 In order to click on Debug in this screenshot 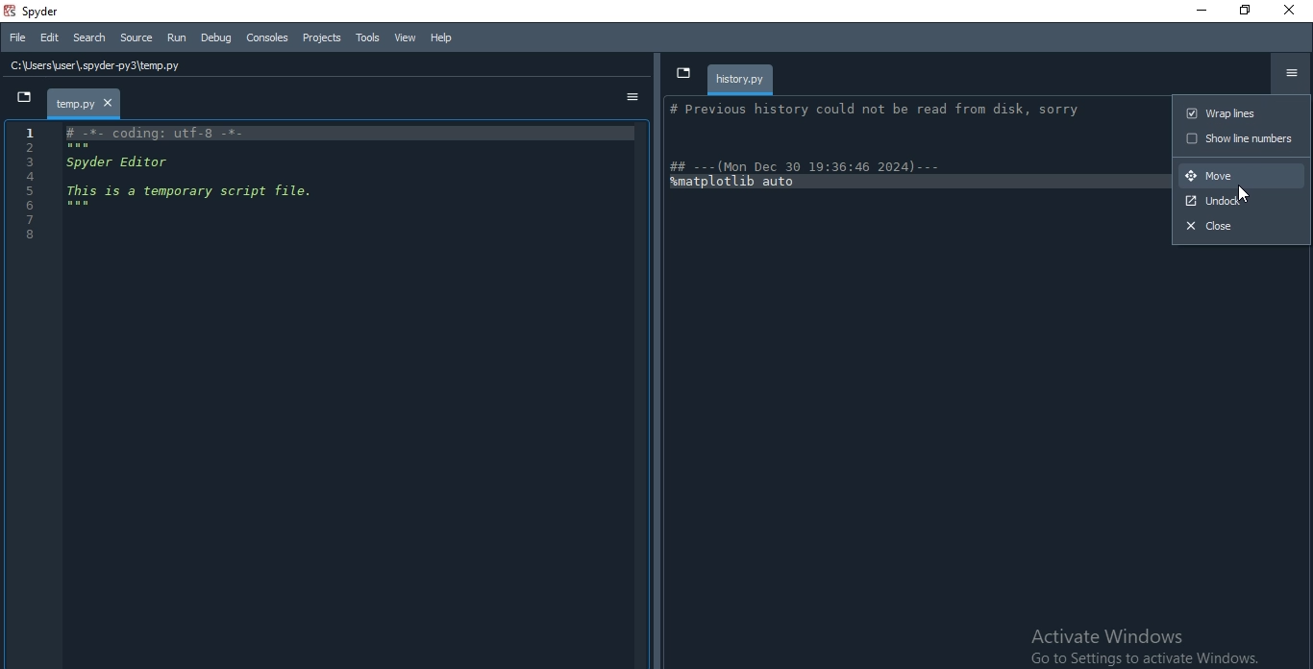, I will do `click(216, 37)`.